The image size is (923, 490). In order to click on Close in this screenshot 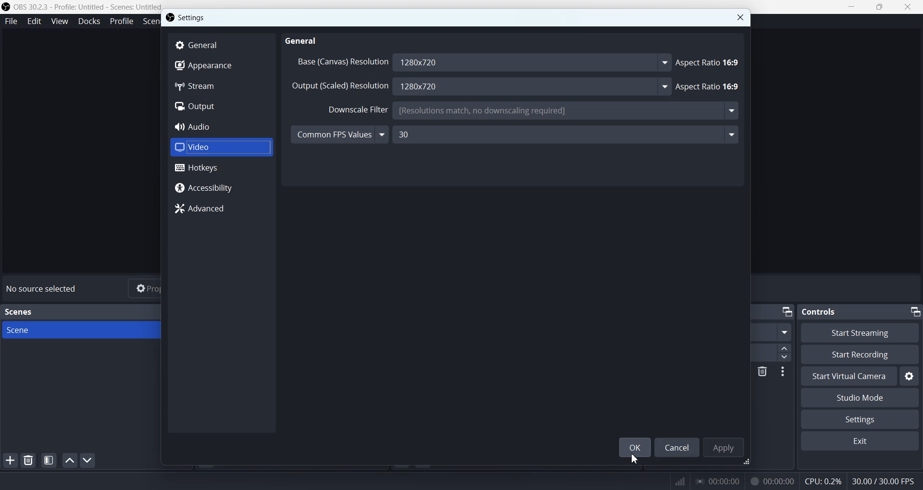, I will do `click(740, 17)`.